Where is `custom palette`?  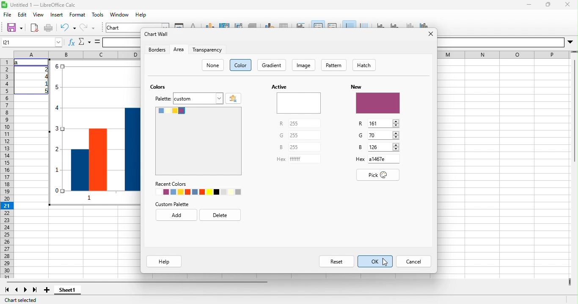
custom palette is located at coordinates (172, 204).